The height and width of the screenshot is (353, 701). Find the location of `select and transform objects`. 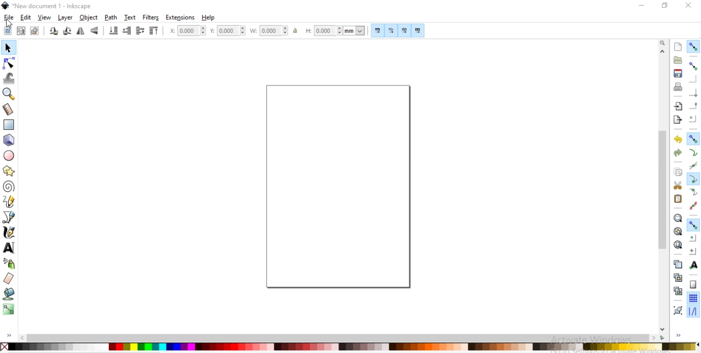

select and transform objects is located at coordinates (8, 48).